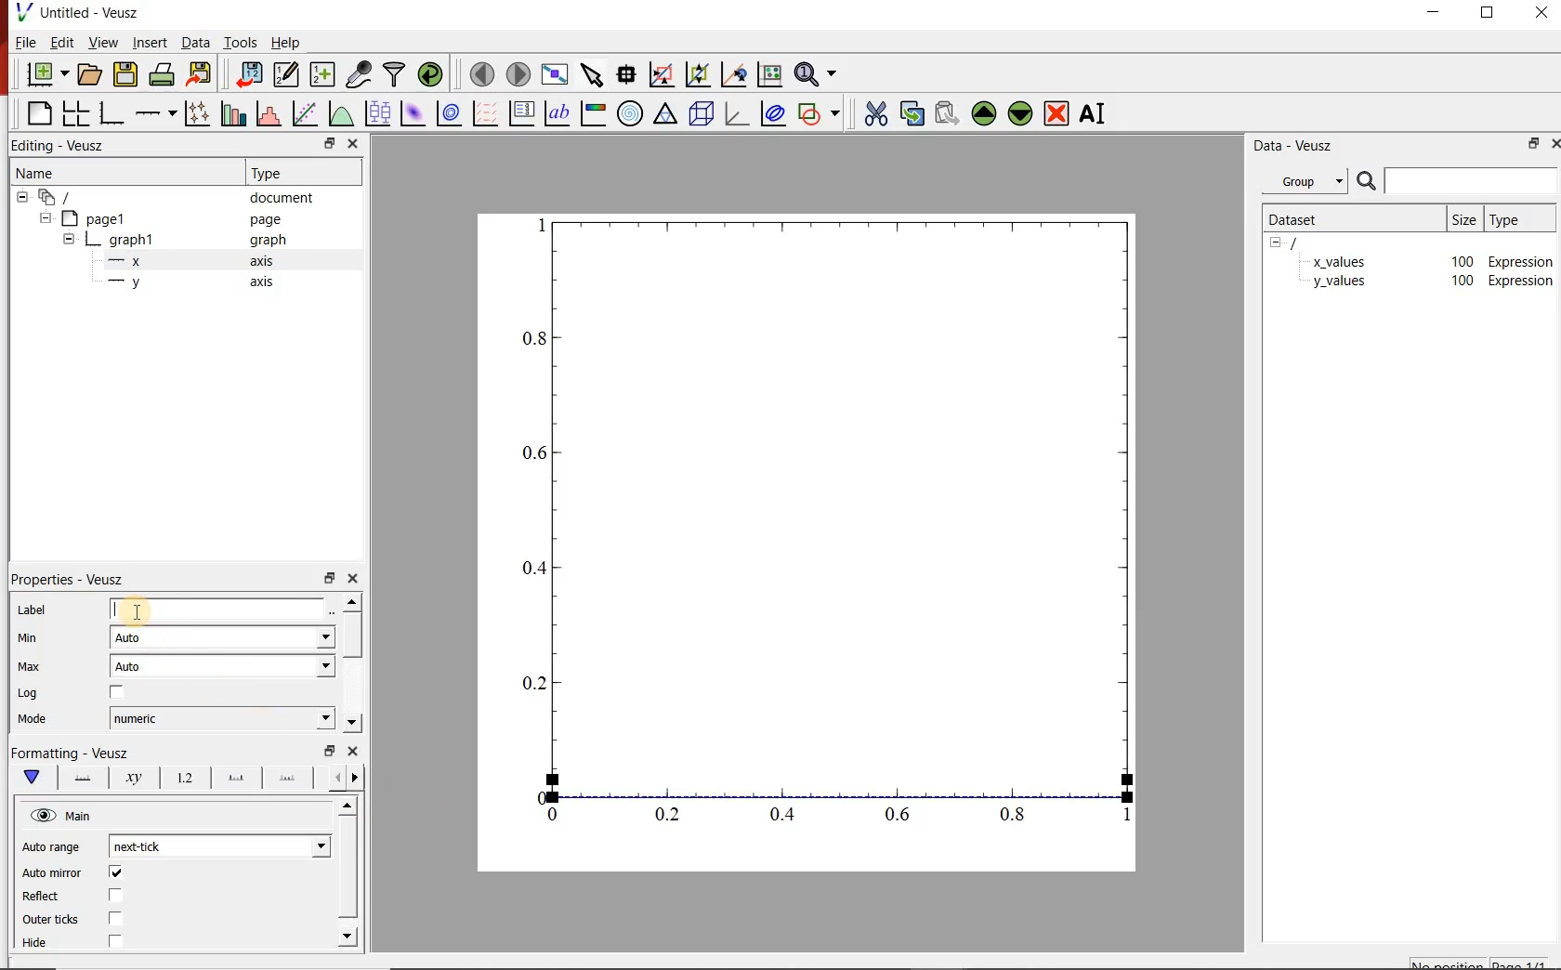 Image resolution: width=1561 pixels, height=970 pixels. Describe the element at coordinates (359, 73) in the screenshot. I see `capture remote data` at that location.